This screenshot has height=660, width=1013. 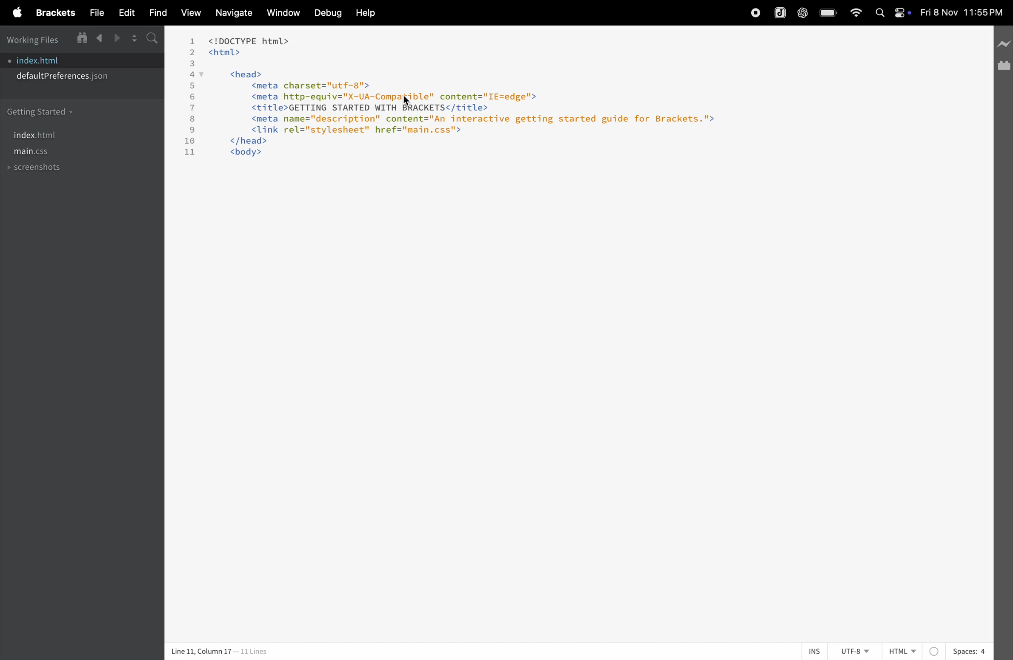 I want to click on working files, so click(x=36, y=40).